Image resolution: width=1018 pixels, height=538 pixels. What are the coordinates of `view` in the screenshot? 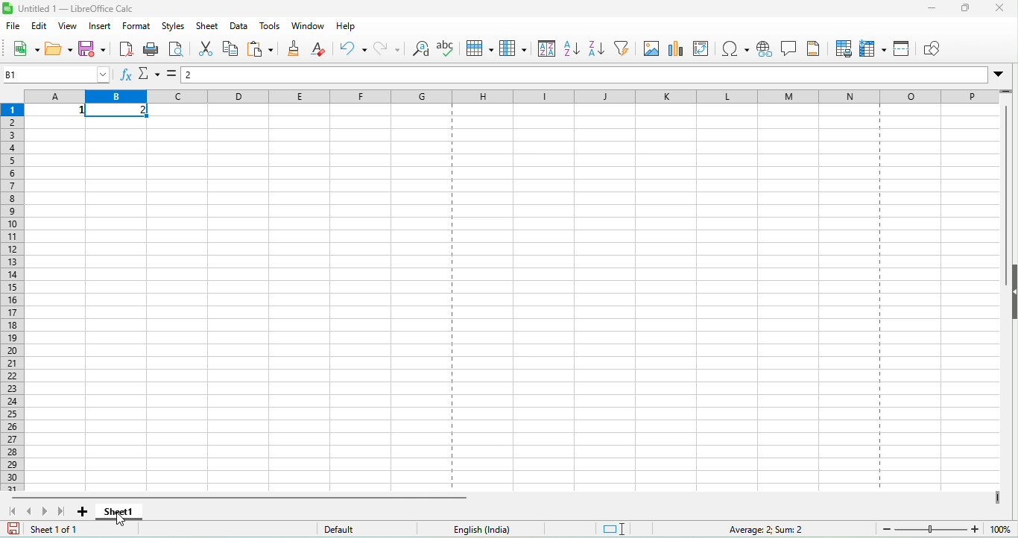 It's located at (69, 26).